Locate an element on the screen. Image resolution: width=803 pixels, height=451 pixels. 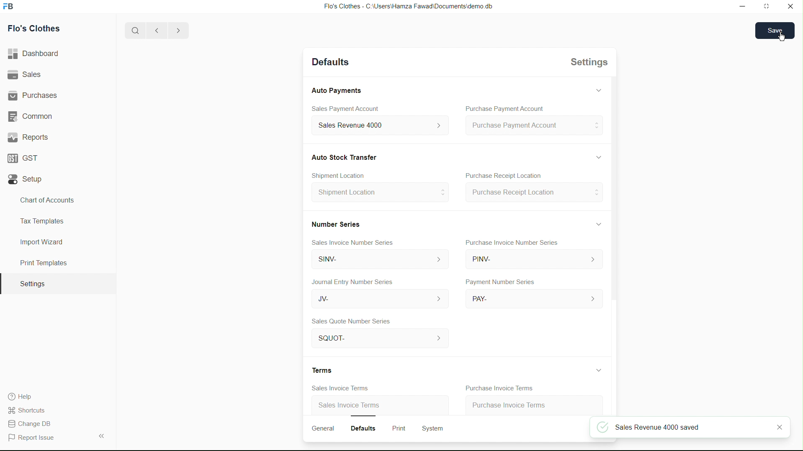
Create is located at coordinates (345, 174).